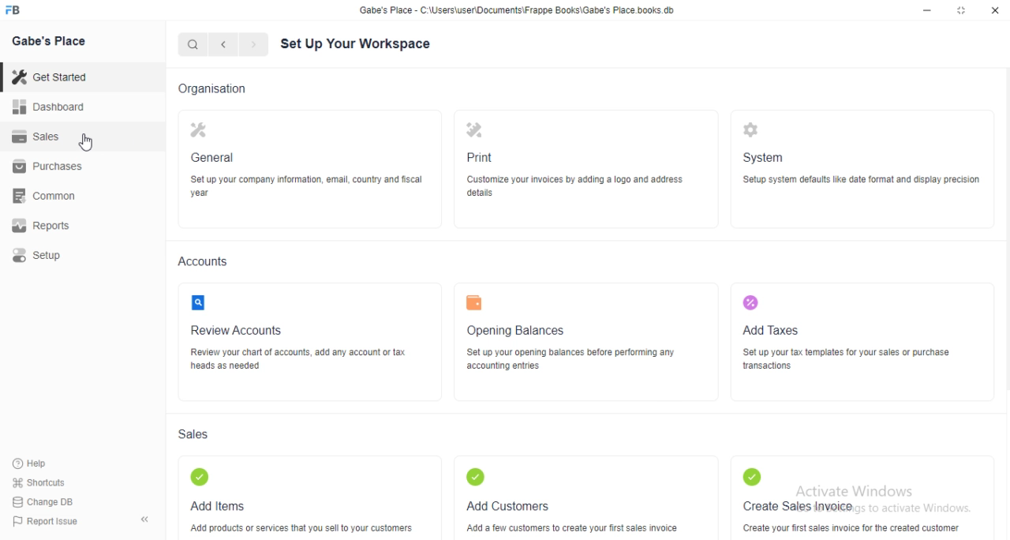 The height and width of the screenshot is (540, 1010). Describe the element at coordinates (198, 129) in the screenshot. I see `general settings logo` at that location.